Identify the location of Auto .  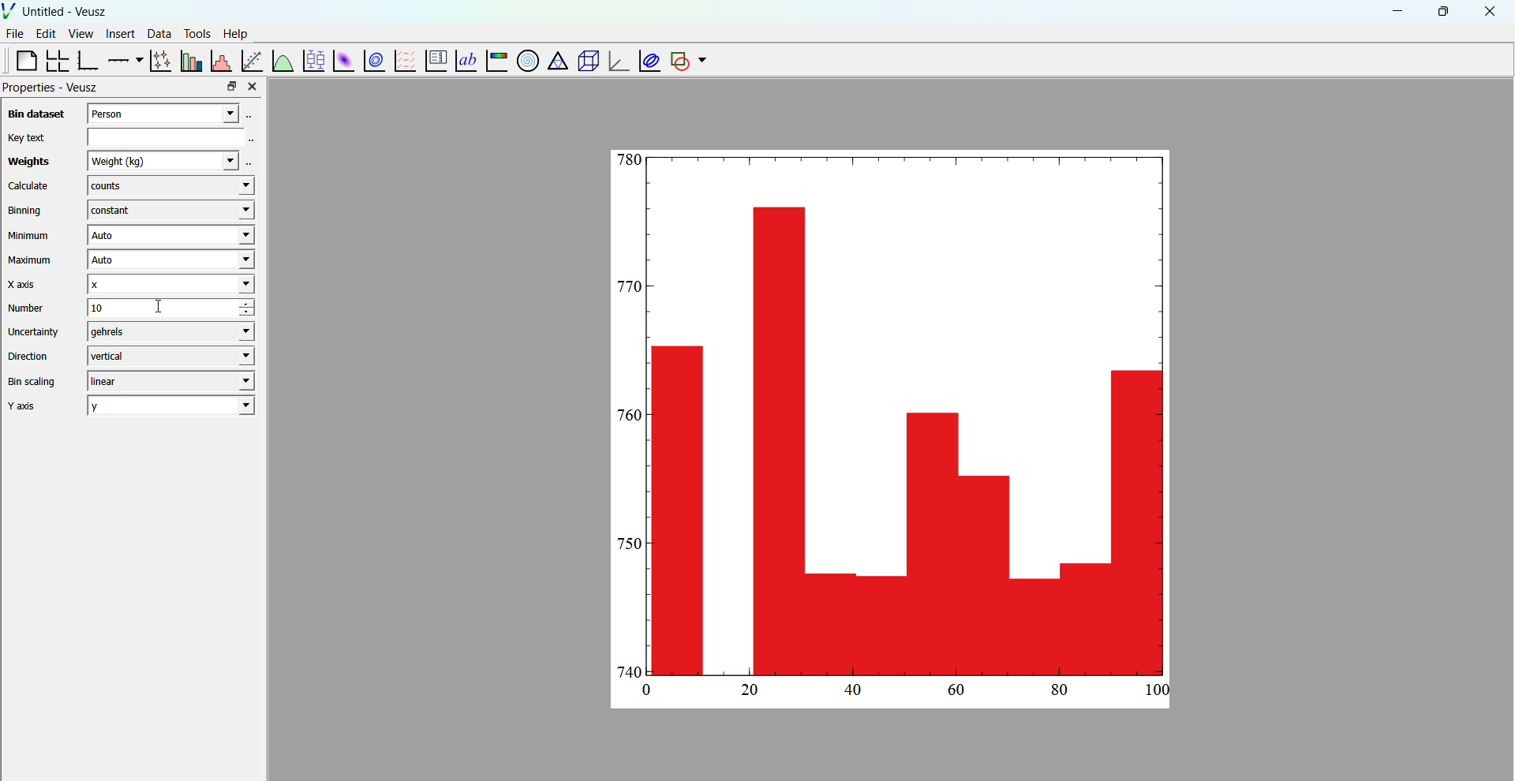
(168, 261).